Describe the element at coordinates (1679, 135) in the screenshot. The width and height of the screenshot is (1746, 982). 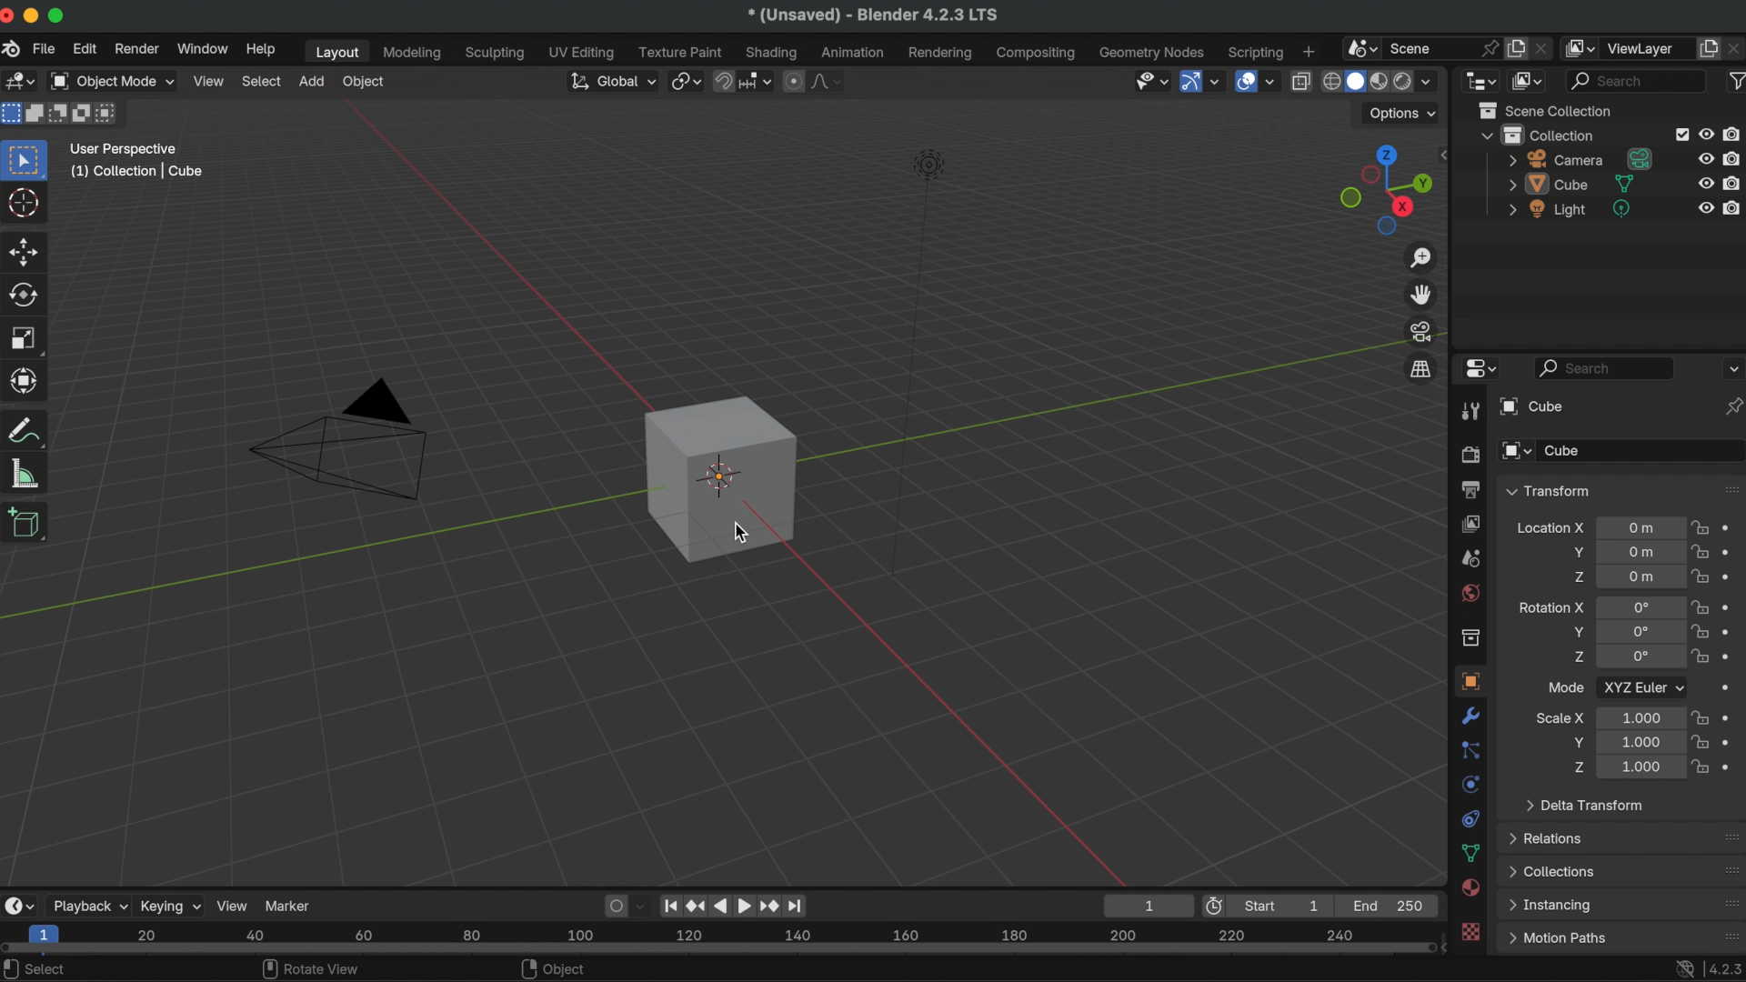
I see `checkbox` at that location.